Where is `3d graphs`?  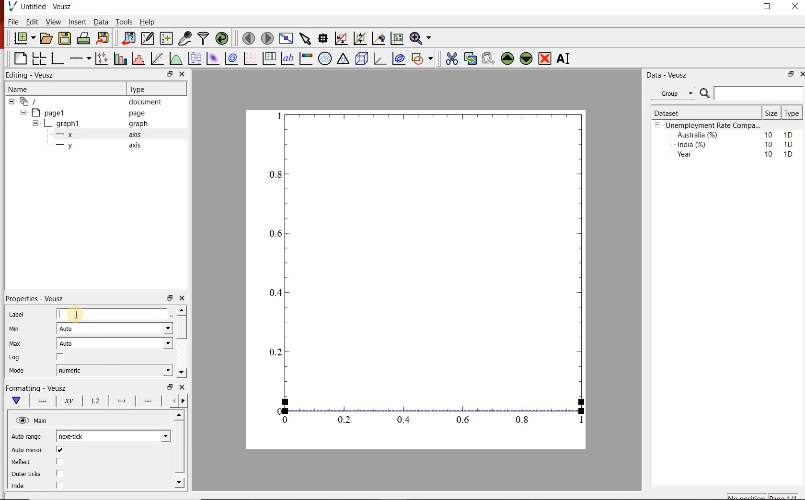 3d graphs is located at coordinates (379, 58).